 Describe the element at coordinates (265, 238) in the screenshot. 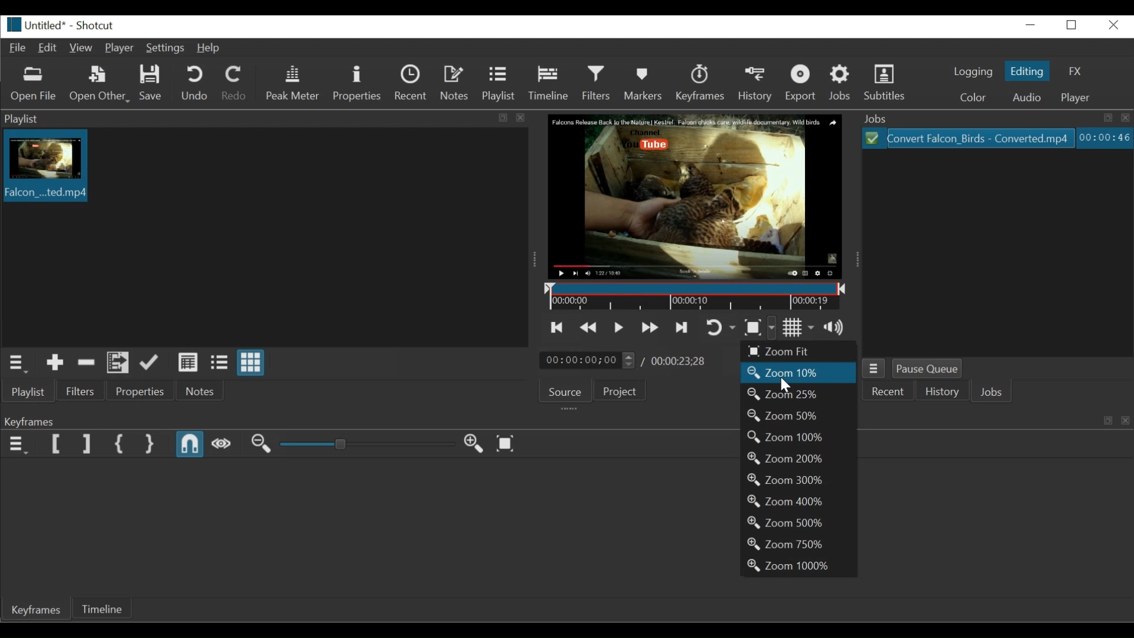

I see `Clip thumbnail` at that location.